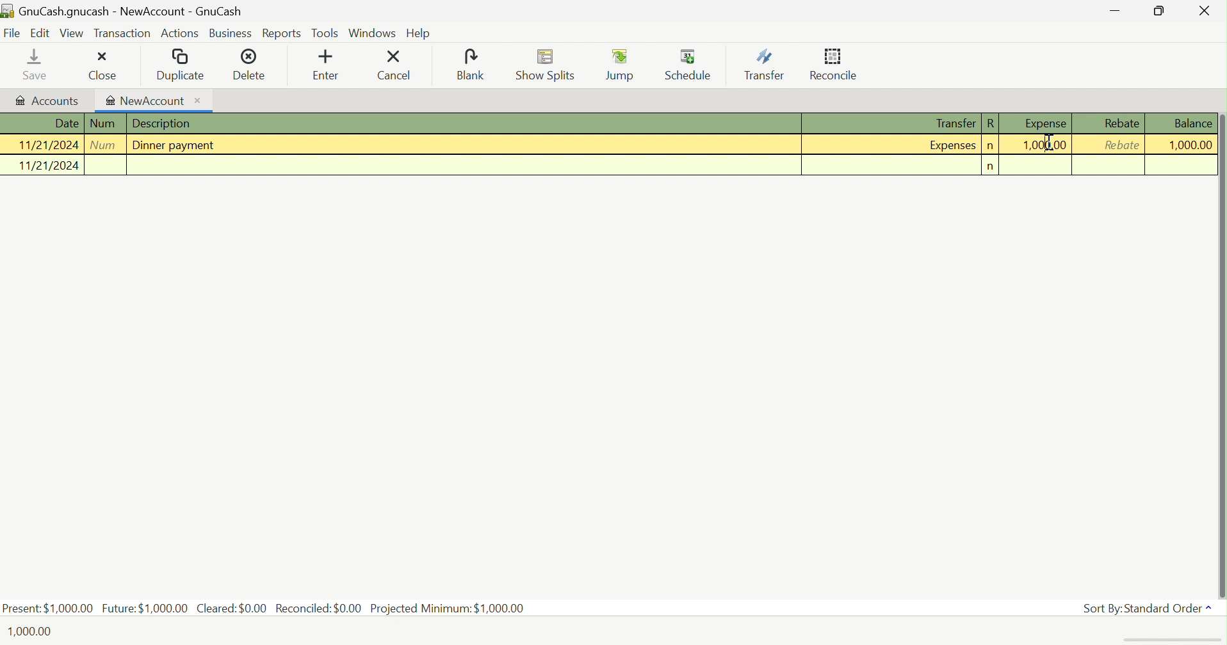 The image size is (1227, 645). Describe the element at coordinates (181, 35) in the screenshot. I see `Actions` at that location.